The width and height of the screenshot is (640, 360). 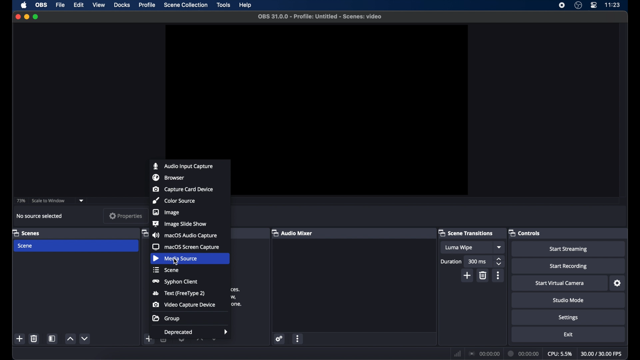 What do you see at coordinates (215, 340) in the screenshot?
I see `decrement` at bounding box center [215, 340].